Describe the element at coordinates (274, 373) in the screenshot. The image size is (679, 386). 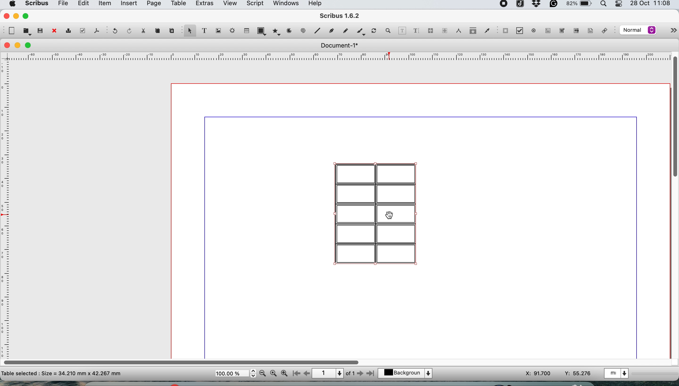
I see `zoom 100%` at that location.